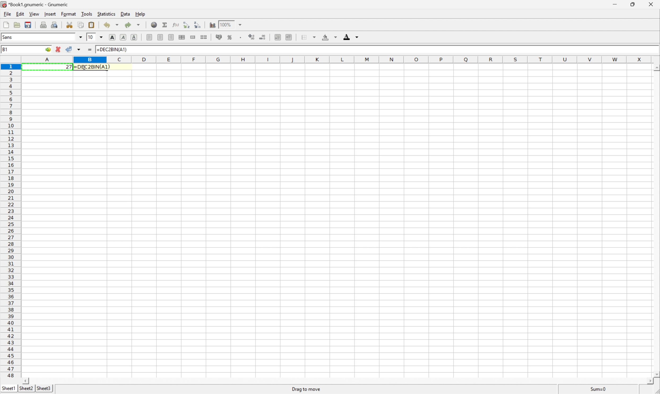 This screenshot has height=394, width=660. I want to click on Merge a range of cells, so click(192, 37).